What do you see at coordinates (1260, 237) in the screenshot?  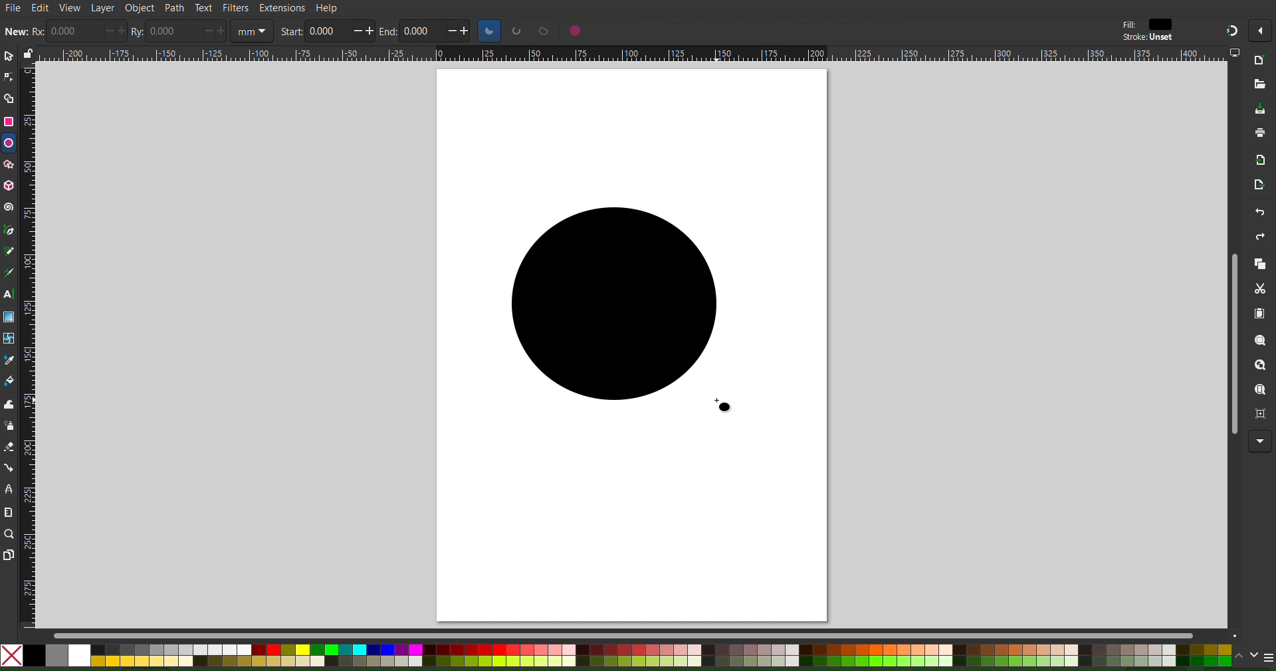 I see `Redo` at bounding box center [1260, 237].